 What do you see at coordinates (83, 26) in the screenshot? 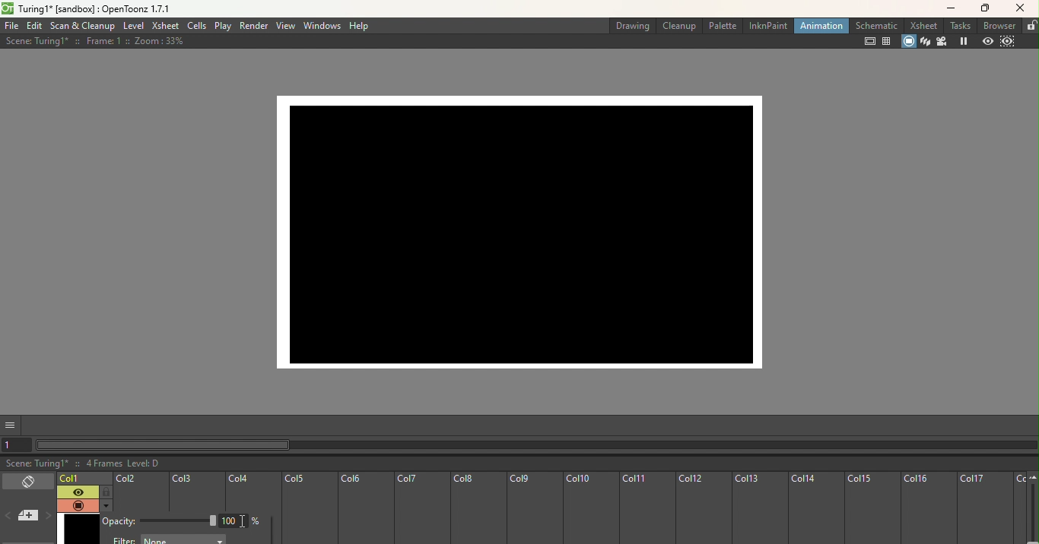
I see `Scan & Cleanup` at bounding box center [83, 26].